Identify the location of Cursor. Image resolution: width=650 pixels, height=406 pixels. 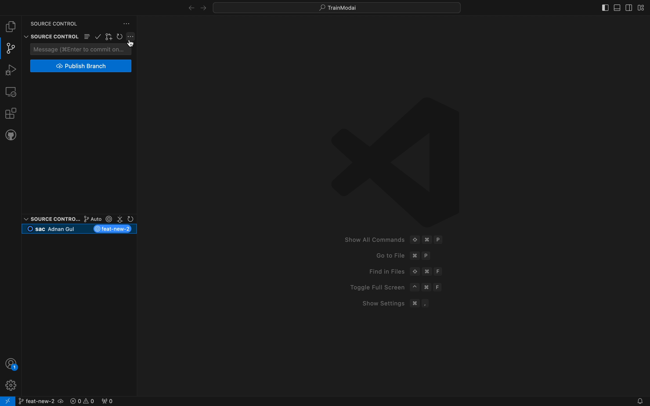
(131, 44).